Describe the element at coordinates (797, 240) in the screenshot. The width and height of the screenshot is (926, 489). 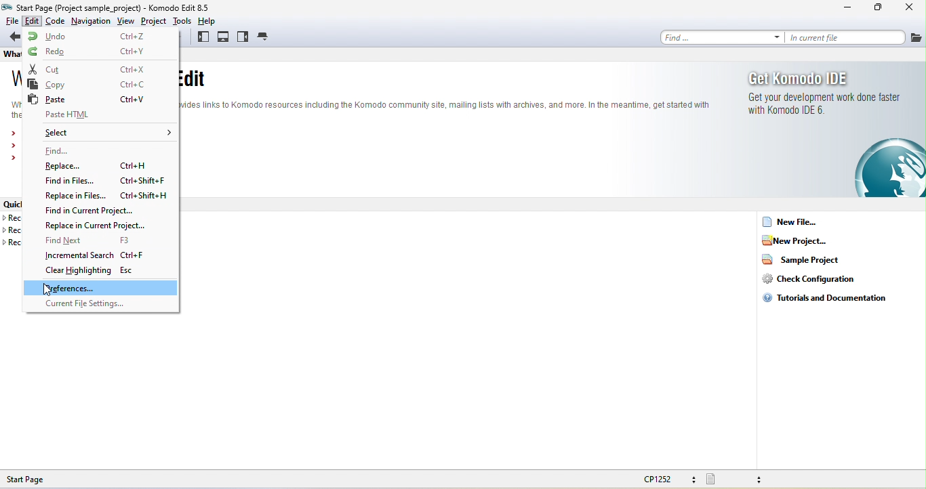
I see `new project` at that location.